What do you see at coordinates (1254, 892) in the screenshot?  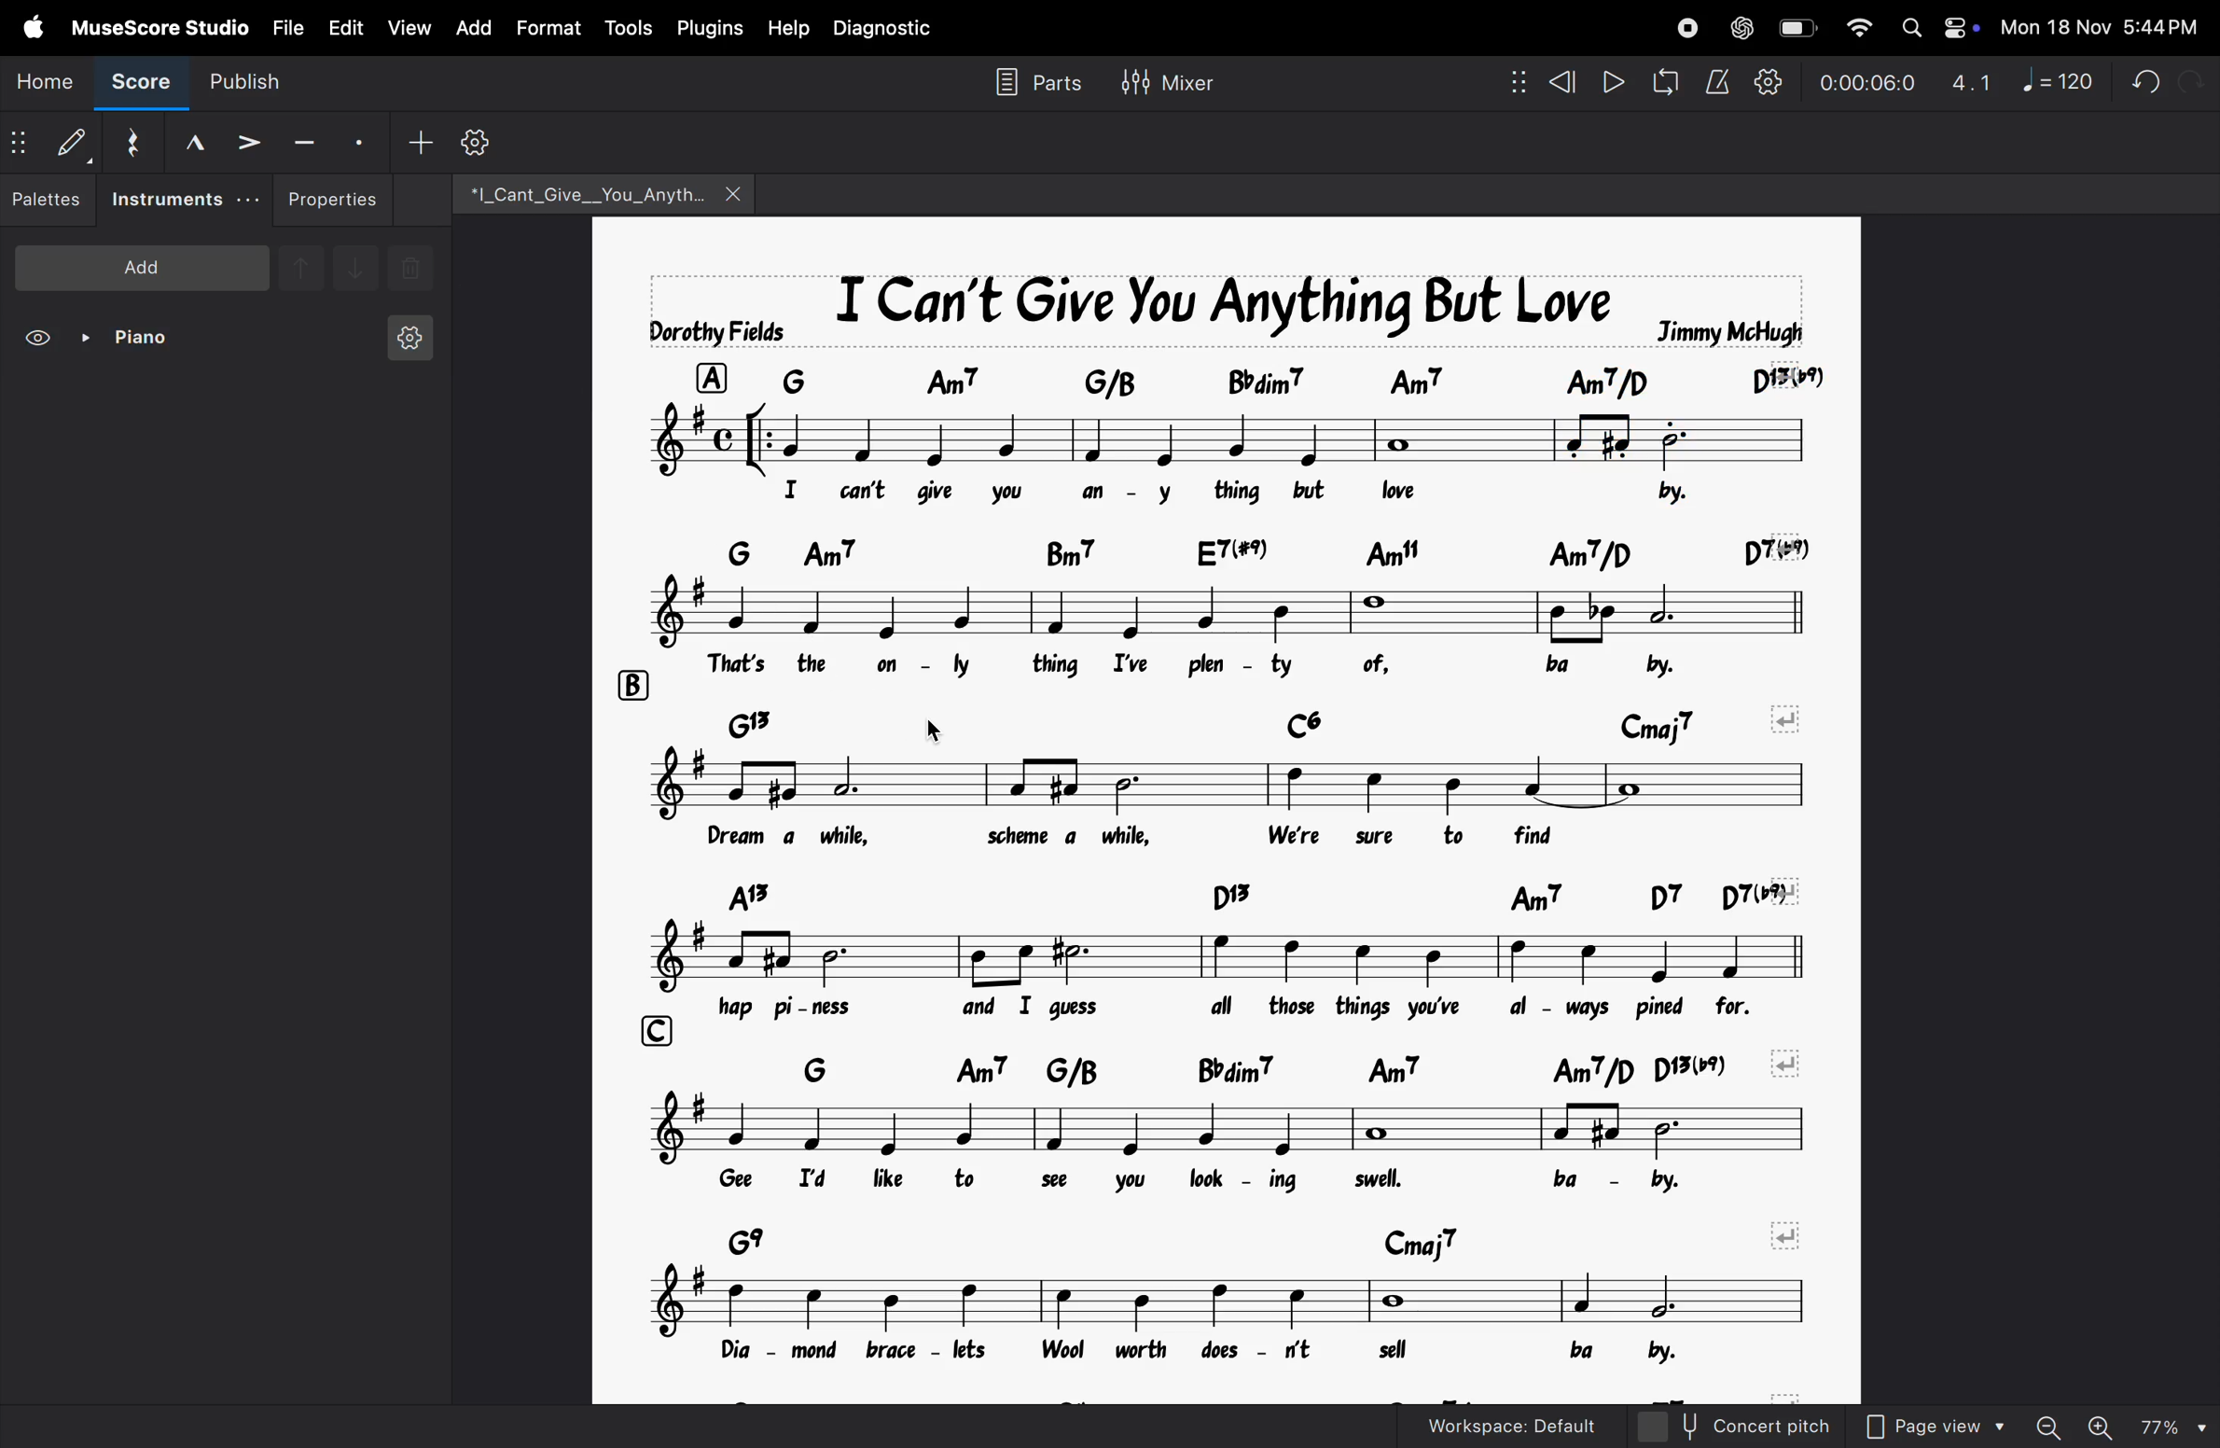 I see `chord symbol` at bounding box center [1254, 892].